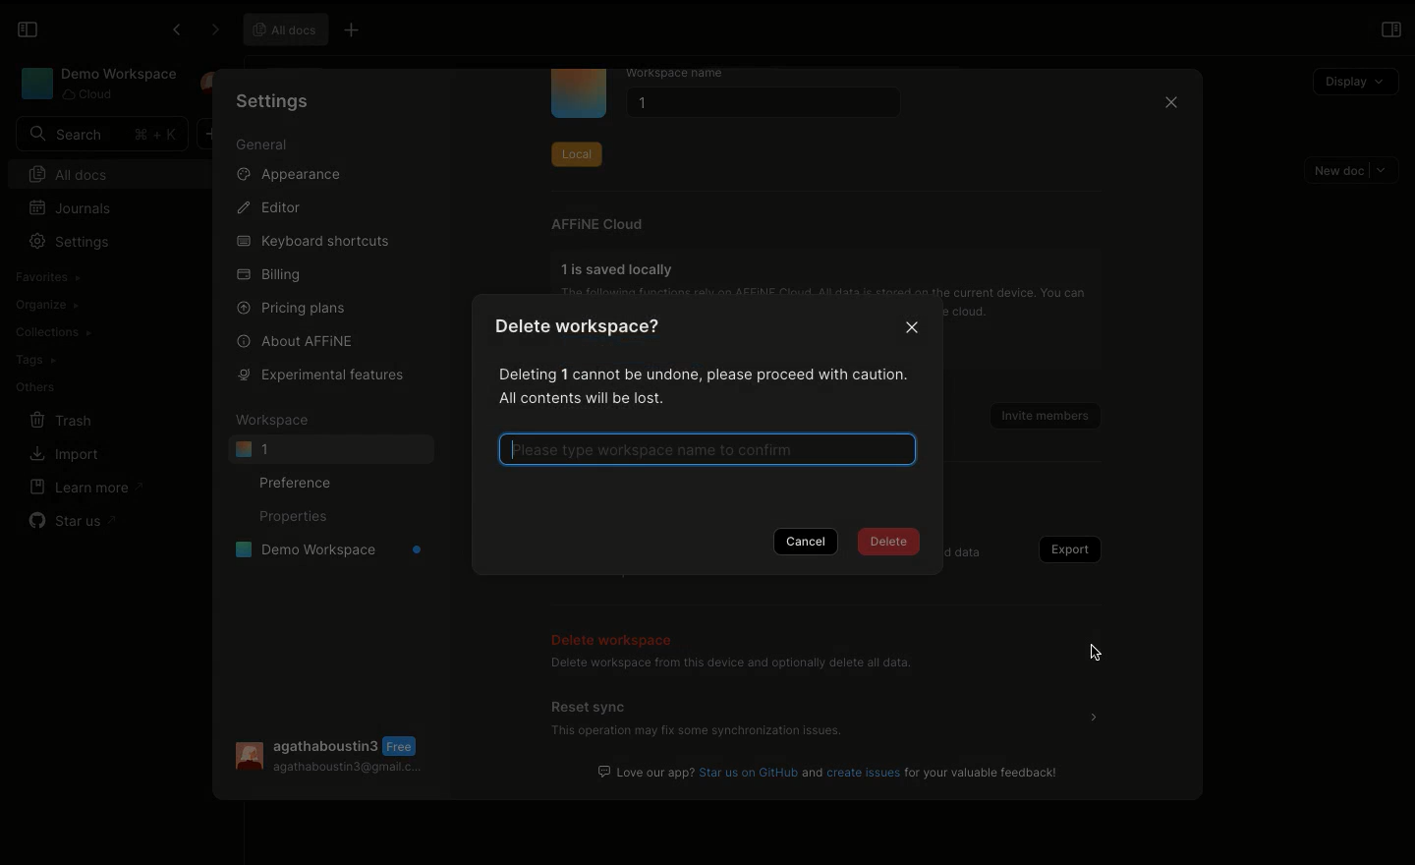 The height and width of the screenshot is (865, 1415). What do you see at coordinates (52, 332) in the screenshot?
I see `Collections` at bounding box center [52, 332].